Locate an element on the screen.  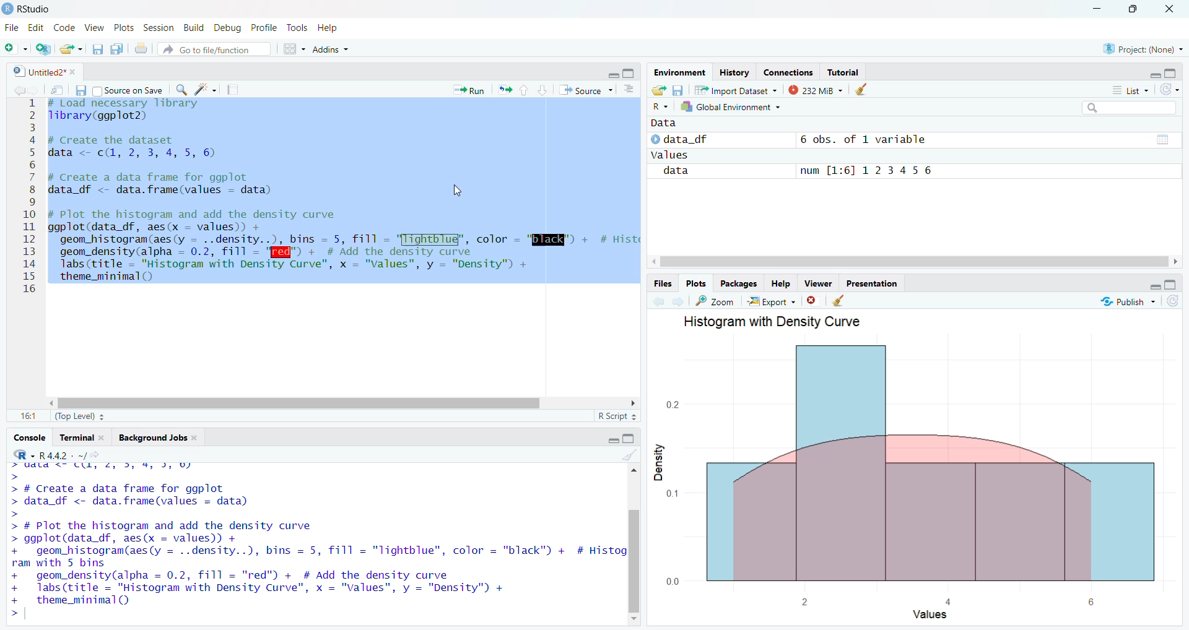
text cursor is located at coordinates (50, 288).